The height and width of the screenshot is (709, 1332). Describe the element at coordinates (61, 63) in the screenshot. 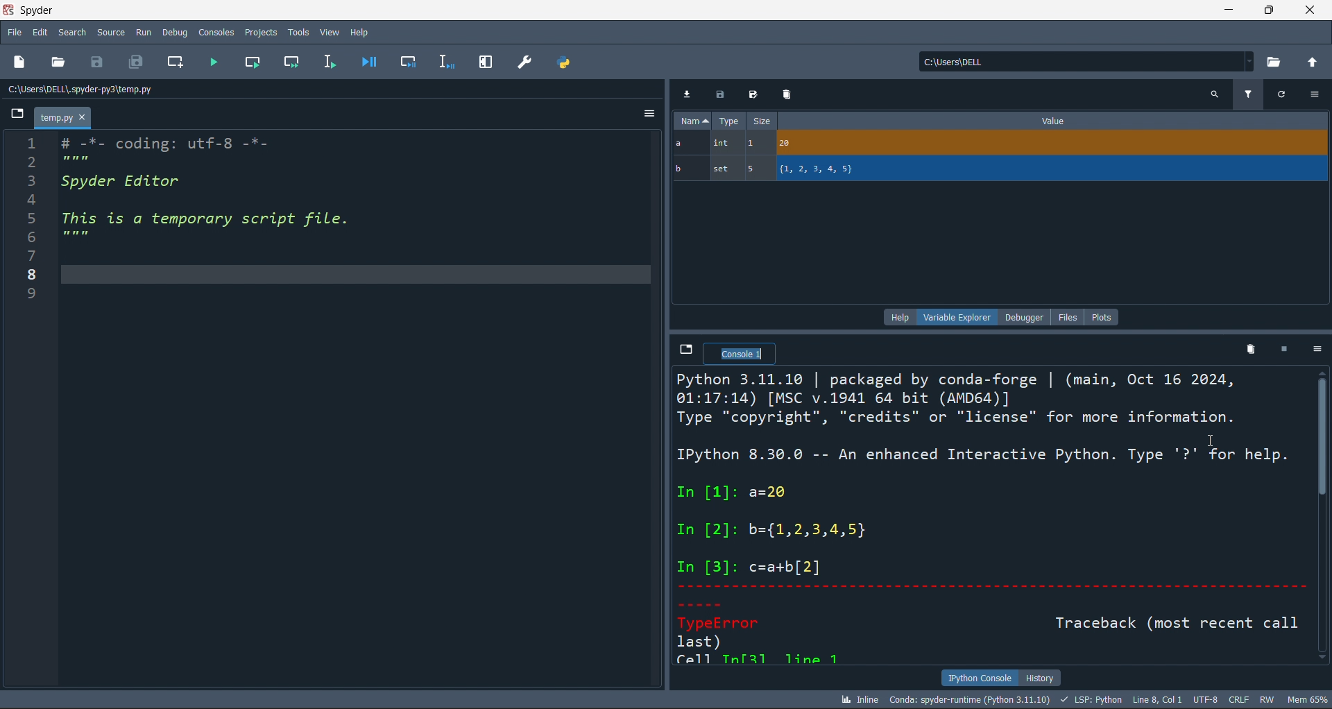

I see `open file` at that location.